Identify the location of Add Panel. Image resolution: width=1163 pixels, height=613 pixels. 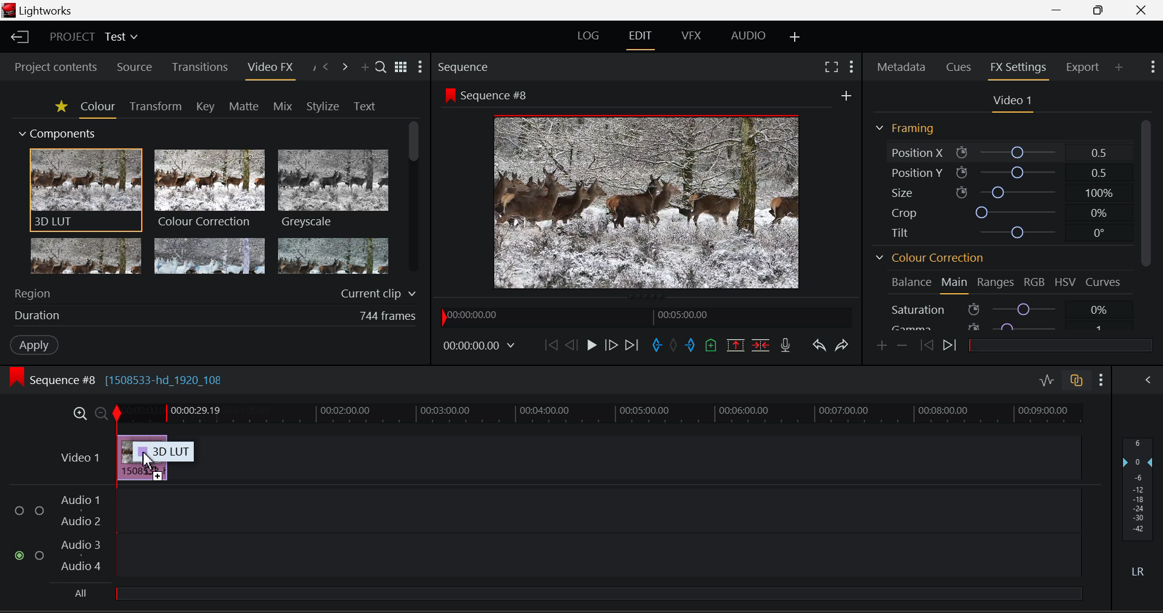
(365, 65).